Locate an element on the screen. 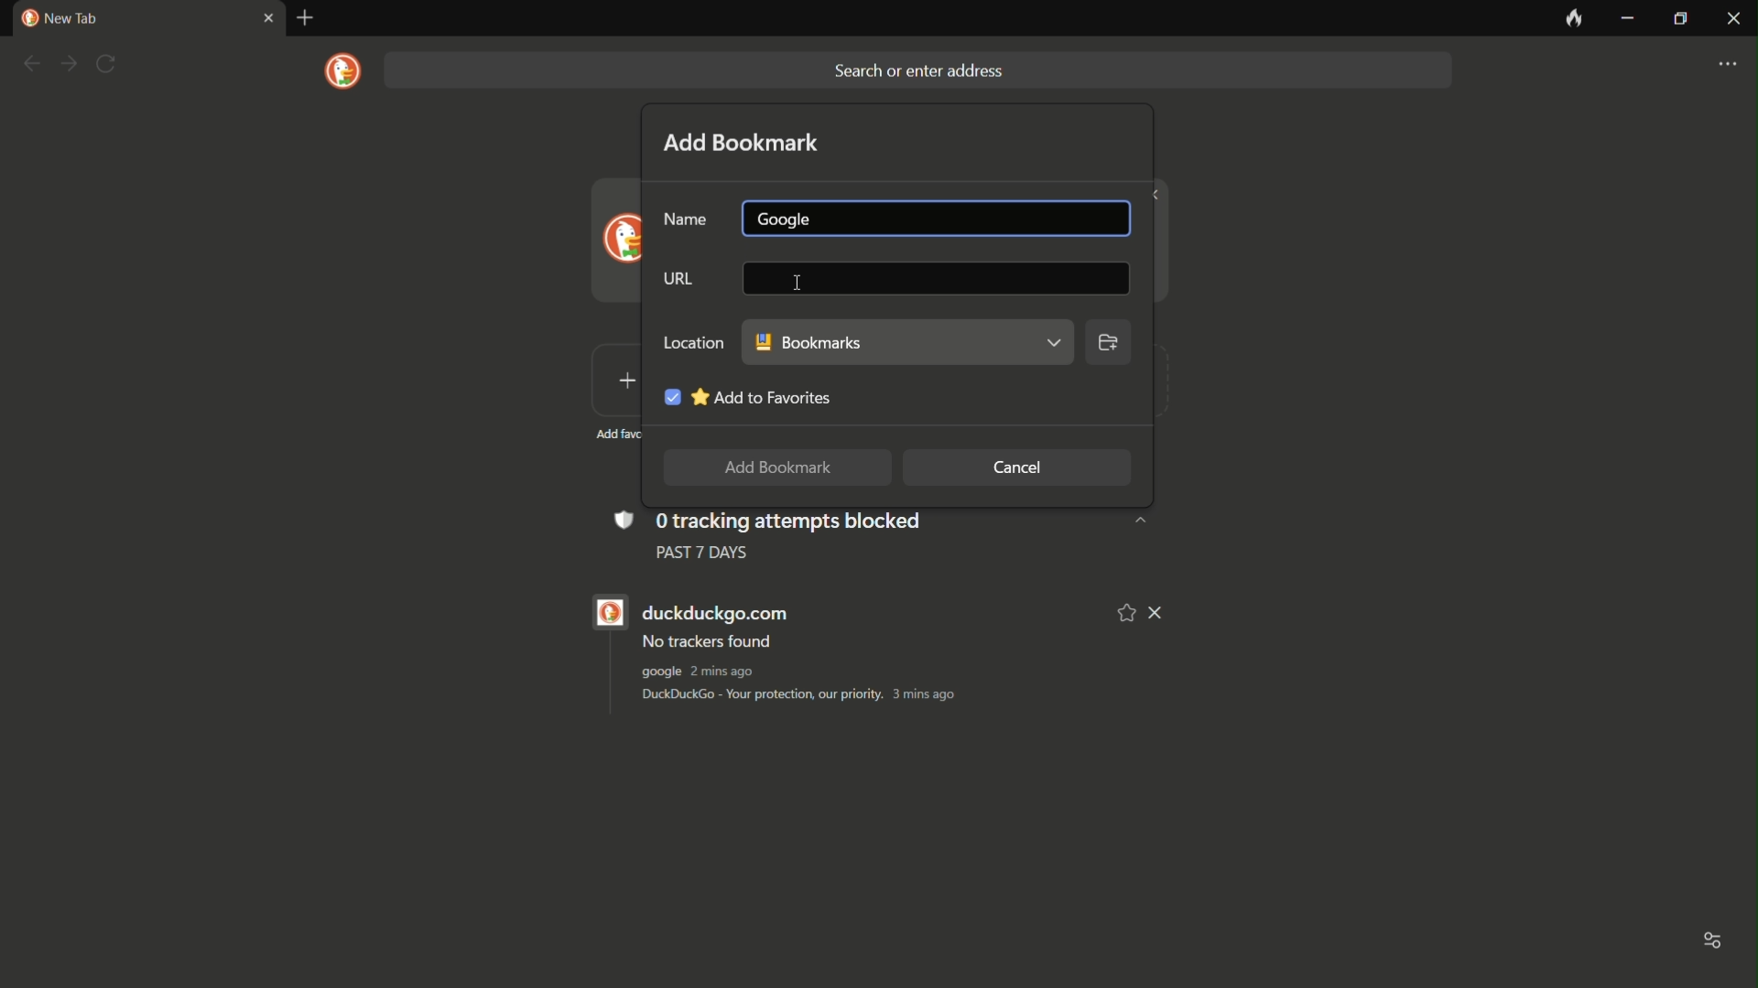  refresh is located at coordinates (106, 64).